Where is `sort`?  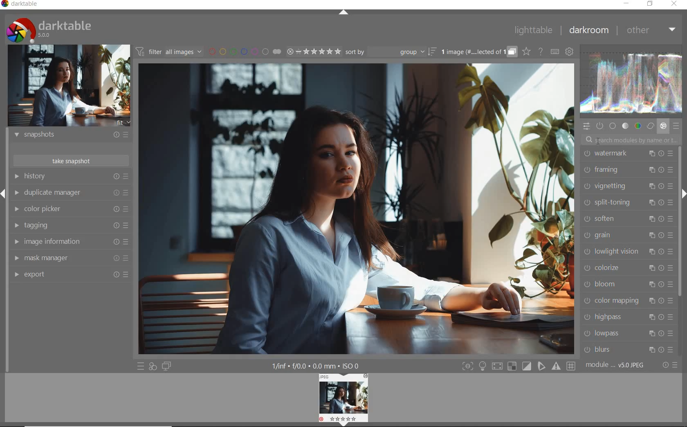
sort is located at coordinates (391, 52).